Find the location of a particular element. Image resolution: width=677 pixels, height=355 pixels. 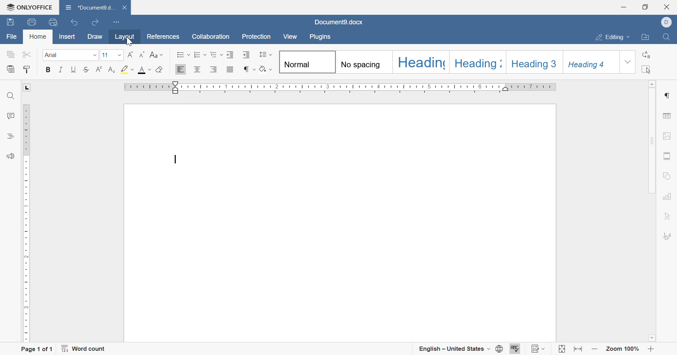

copy is located at coordinates (11, 54).